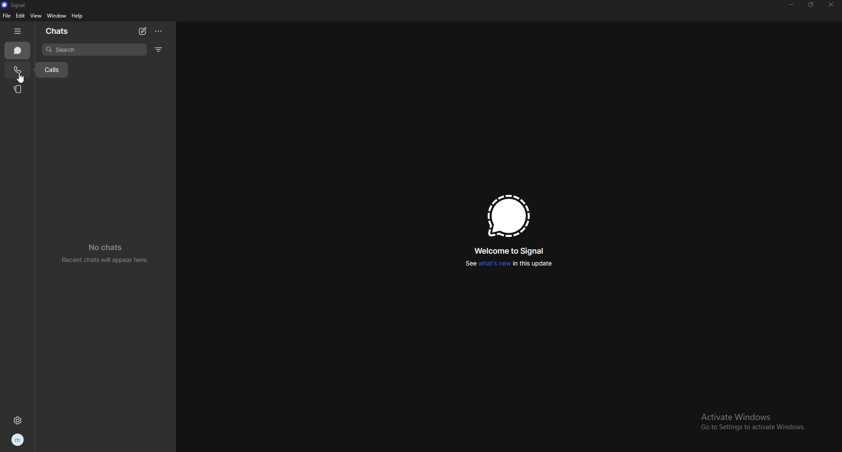  Describe the element at coordinates (509, 264) in the screenshot. I see `see whats new in this update` at that location.